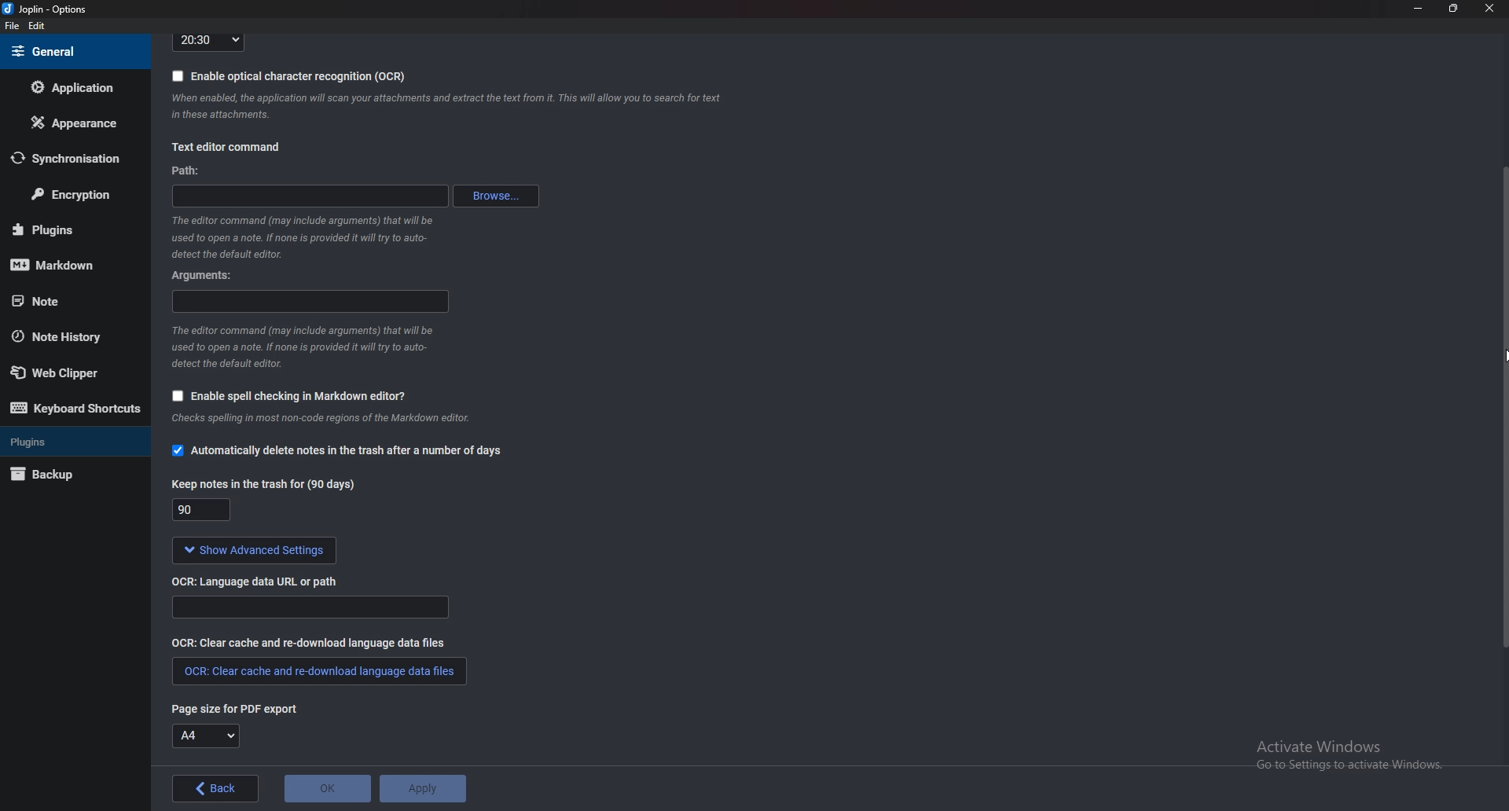 This screenshot has height=811, width=1509. What do you see at coordinates (1500, 354) in the screenshot?
I see `cursor` at bounding box center [1500, 354].